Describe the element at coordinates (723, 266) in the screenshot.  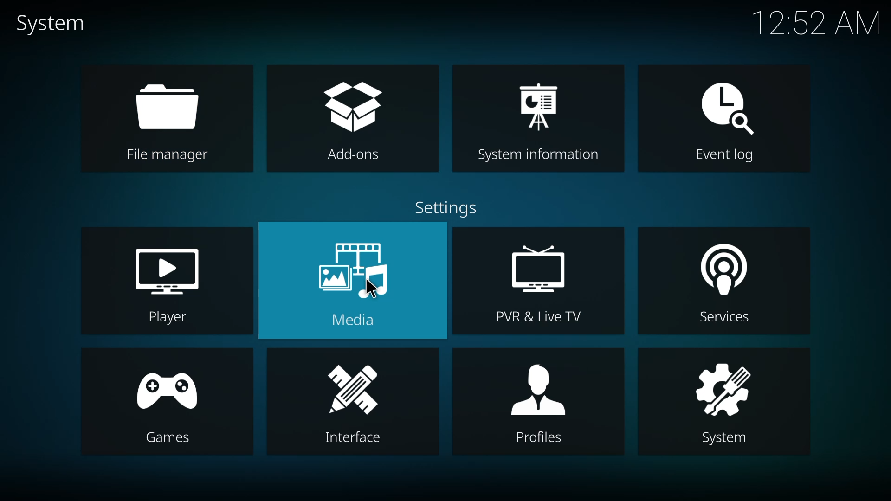
I see `services` at that location.